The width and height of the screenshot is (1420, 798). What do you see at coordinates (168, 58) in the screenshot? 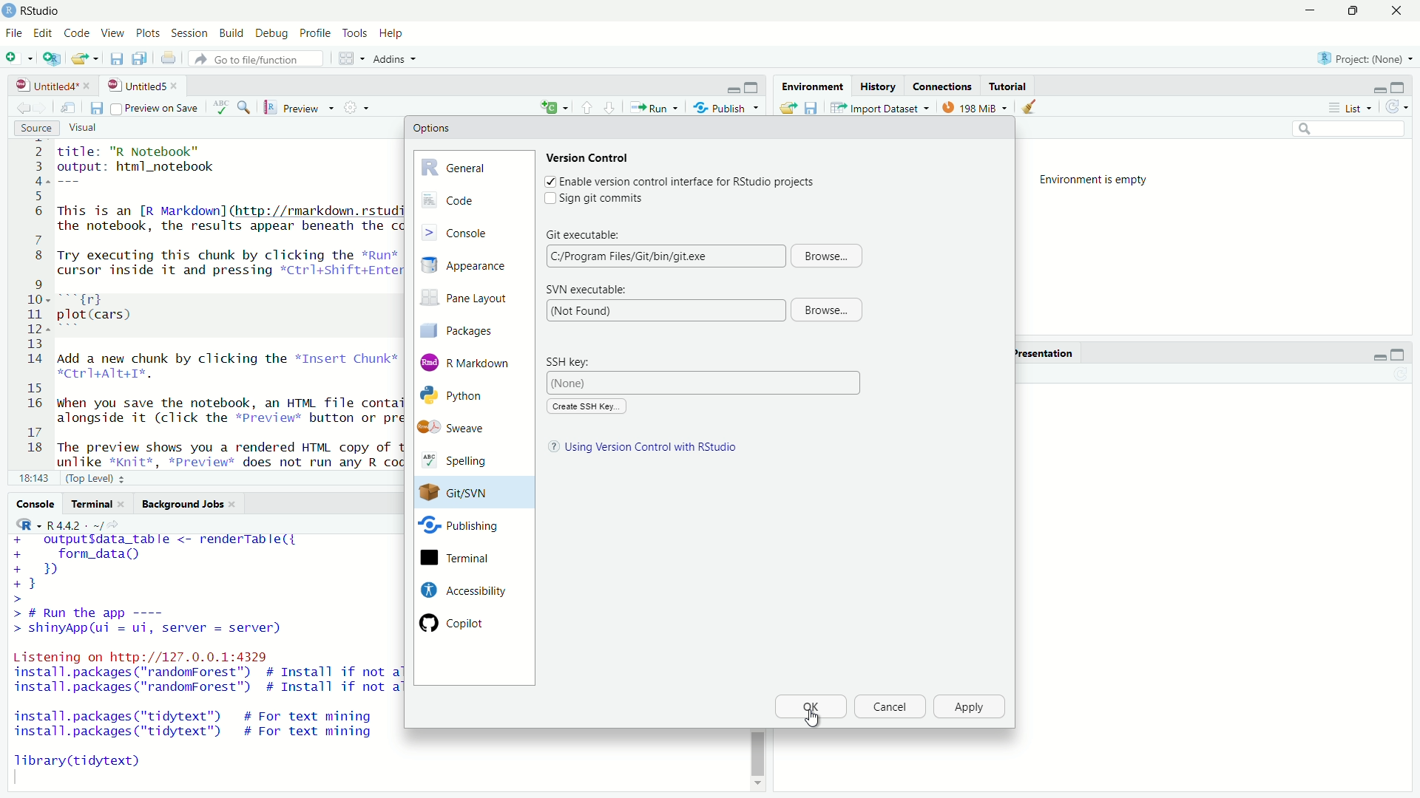
I see `print the current file` at bounding box center [168, 58].